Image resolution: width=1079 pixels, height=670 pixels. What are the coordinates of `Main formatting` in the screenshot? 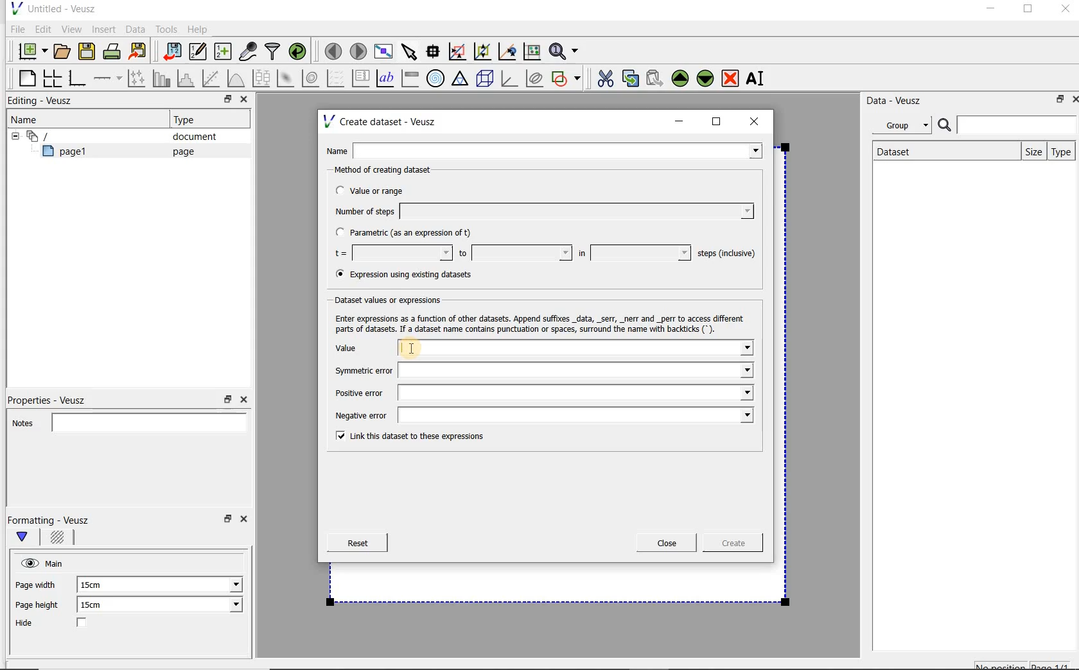 It's located at (28, 538).